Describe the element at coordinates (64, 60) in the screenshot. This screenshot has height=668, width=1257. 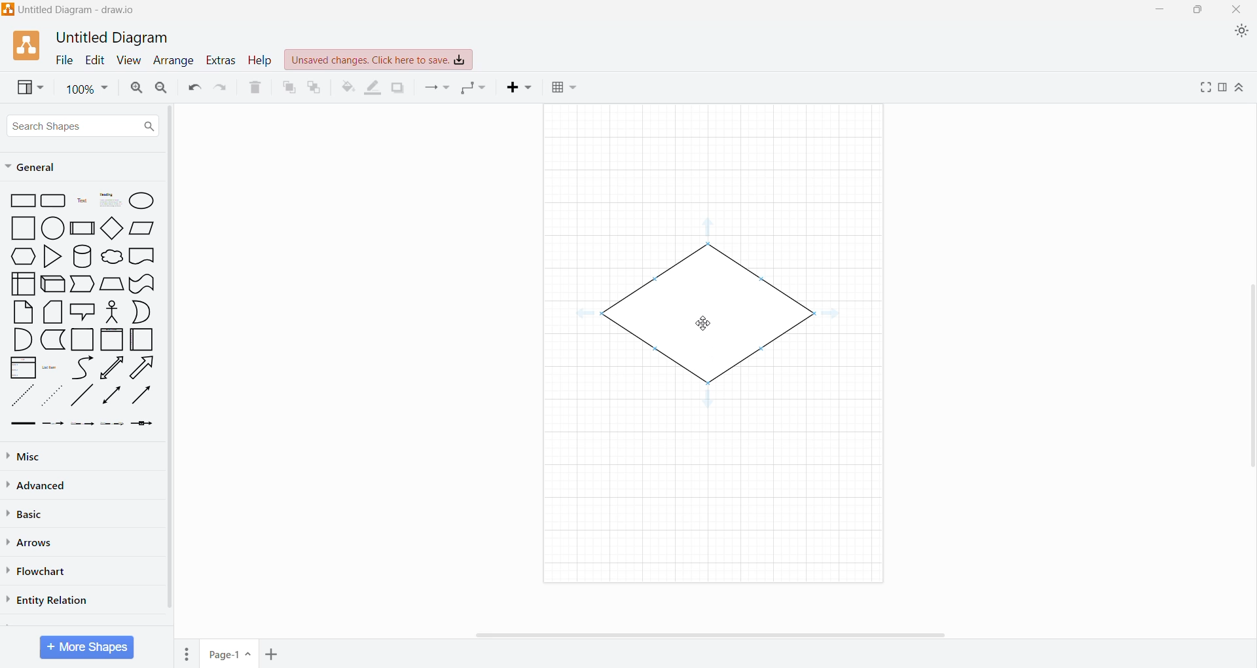
I see `File` at that location.